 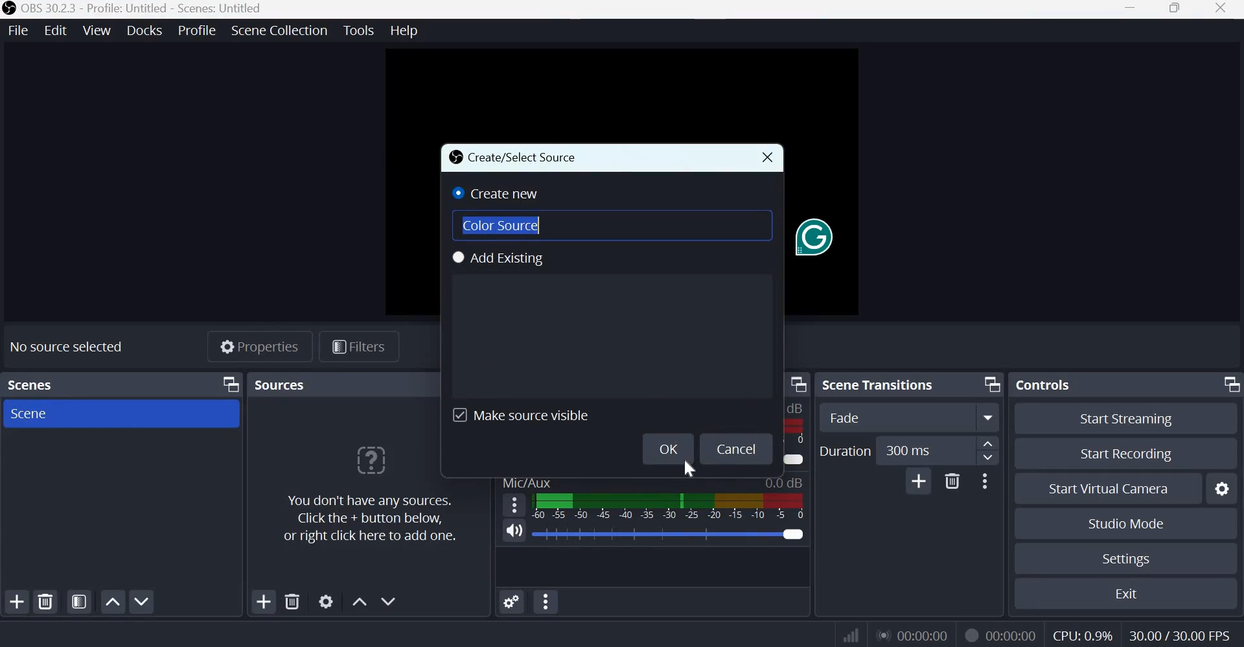 I want to click on Hamburger menu, so click(x=516, y=504).